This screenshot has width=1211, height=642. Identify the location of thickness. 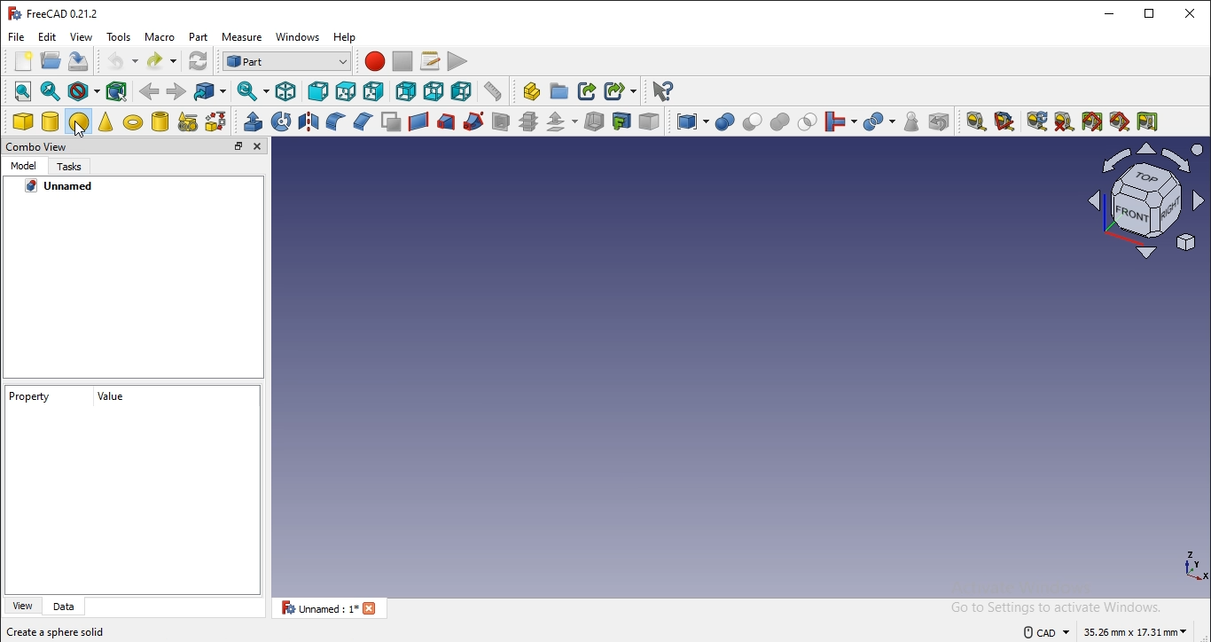
(593, 122).